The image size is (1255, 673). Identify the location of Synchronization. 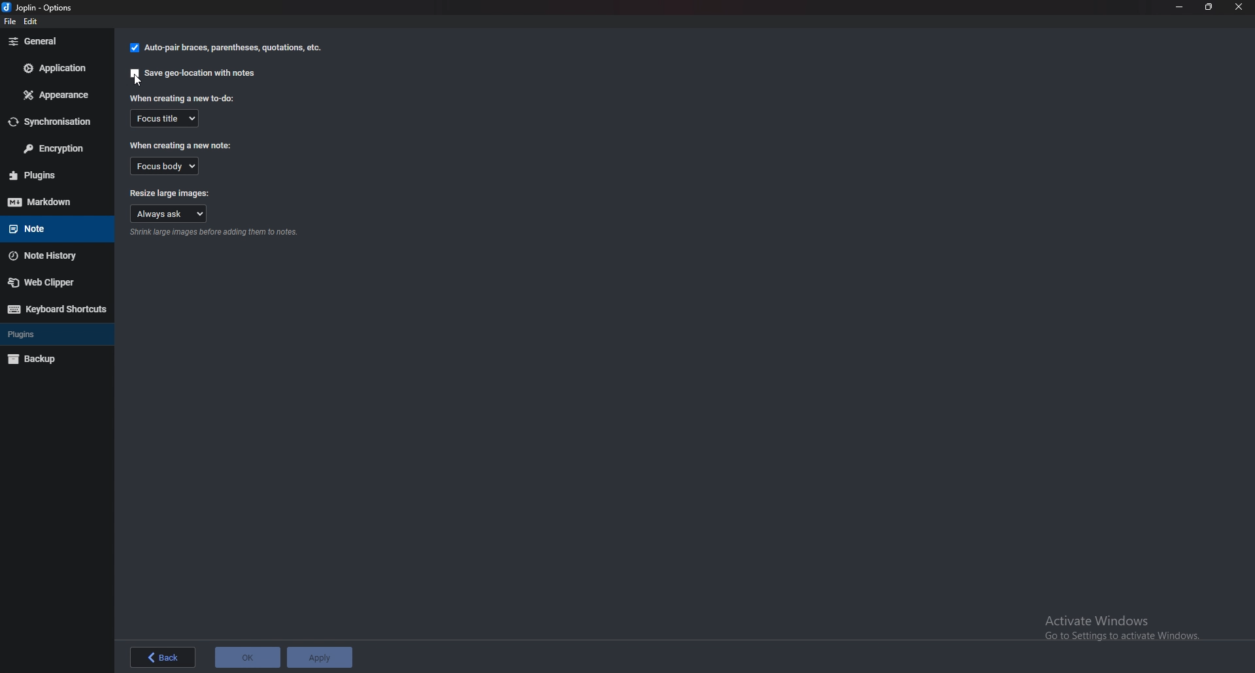
(53, 122).